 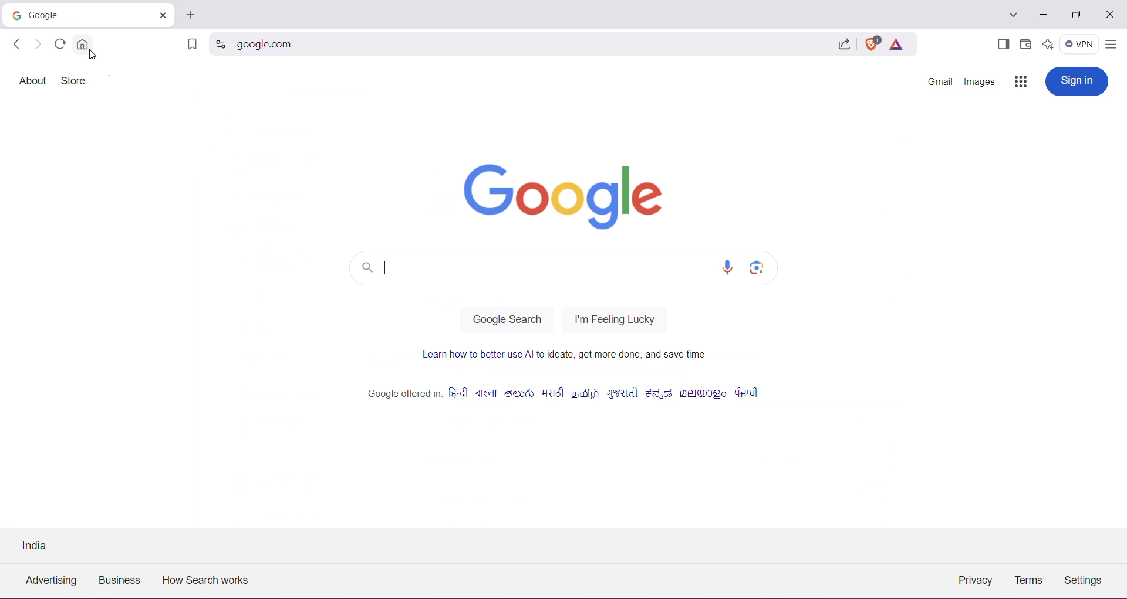 I want to click on Store, so click(x=76, y=81).